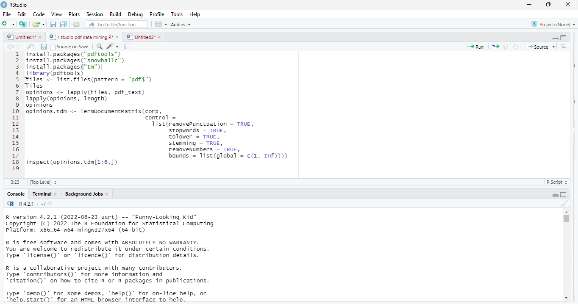  What do you see at coordinates (15, 194) in the screenshot?
I see `console` at bounding box center [15, 194].